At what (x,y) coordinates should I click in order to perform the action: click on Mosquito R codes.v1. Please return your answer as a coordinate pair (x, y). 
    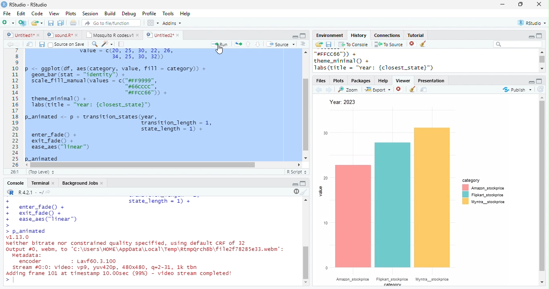
    Looking at the image, I should click on (110, 35).